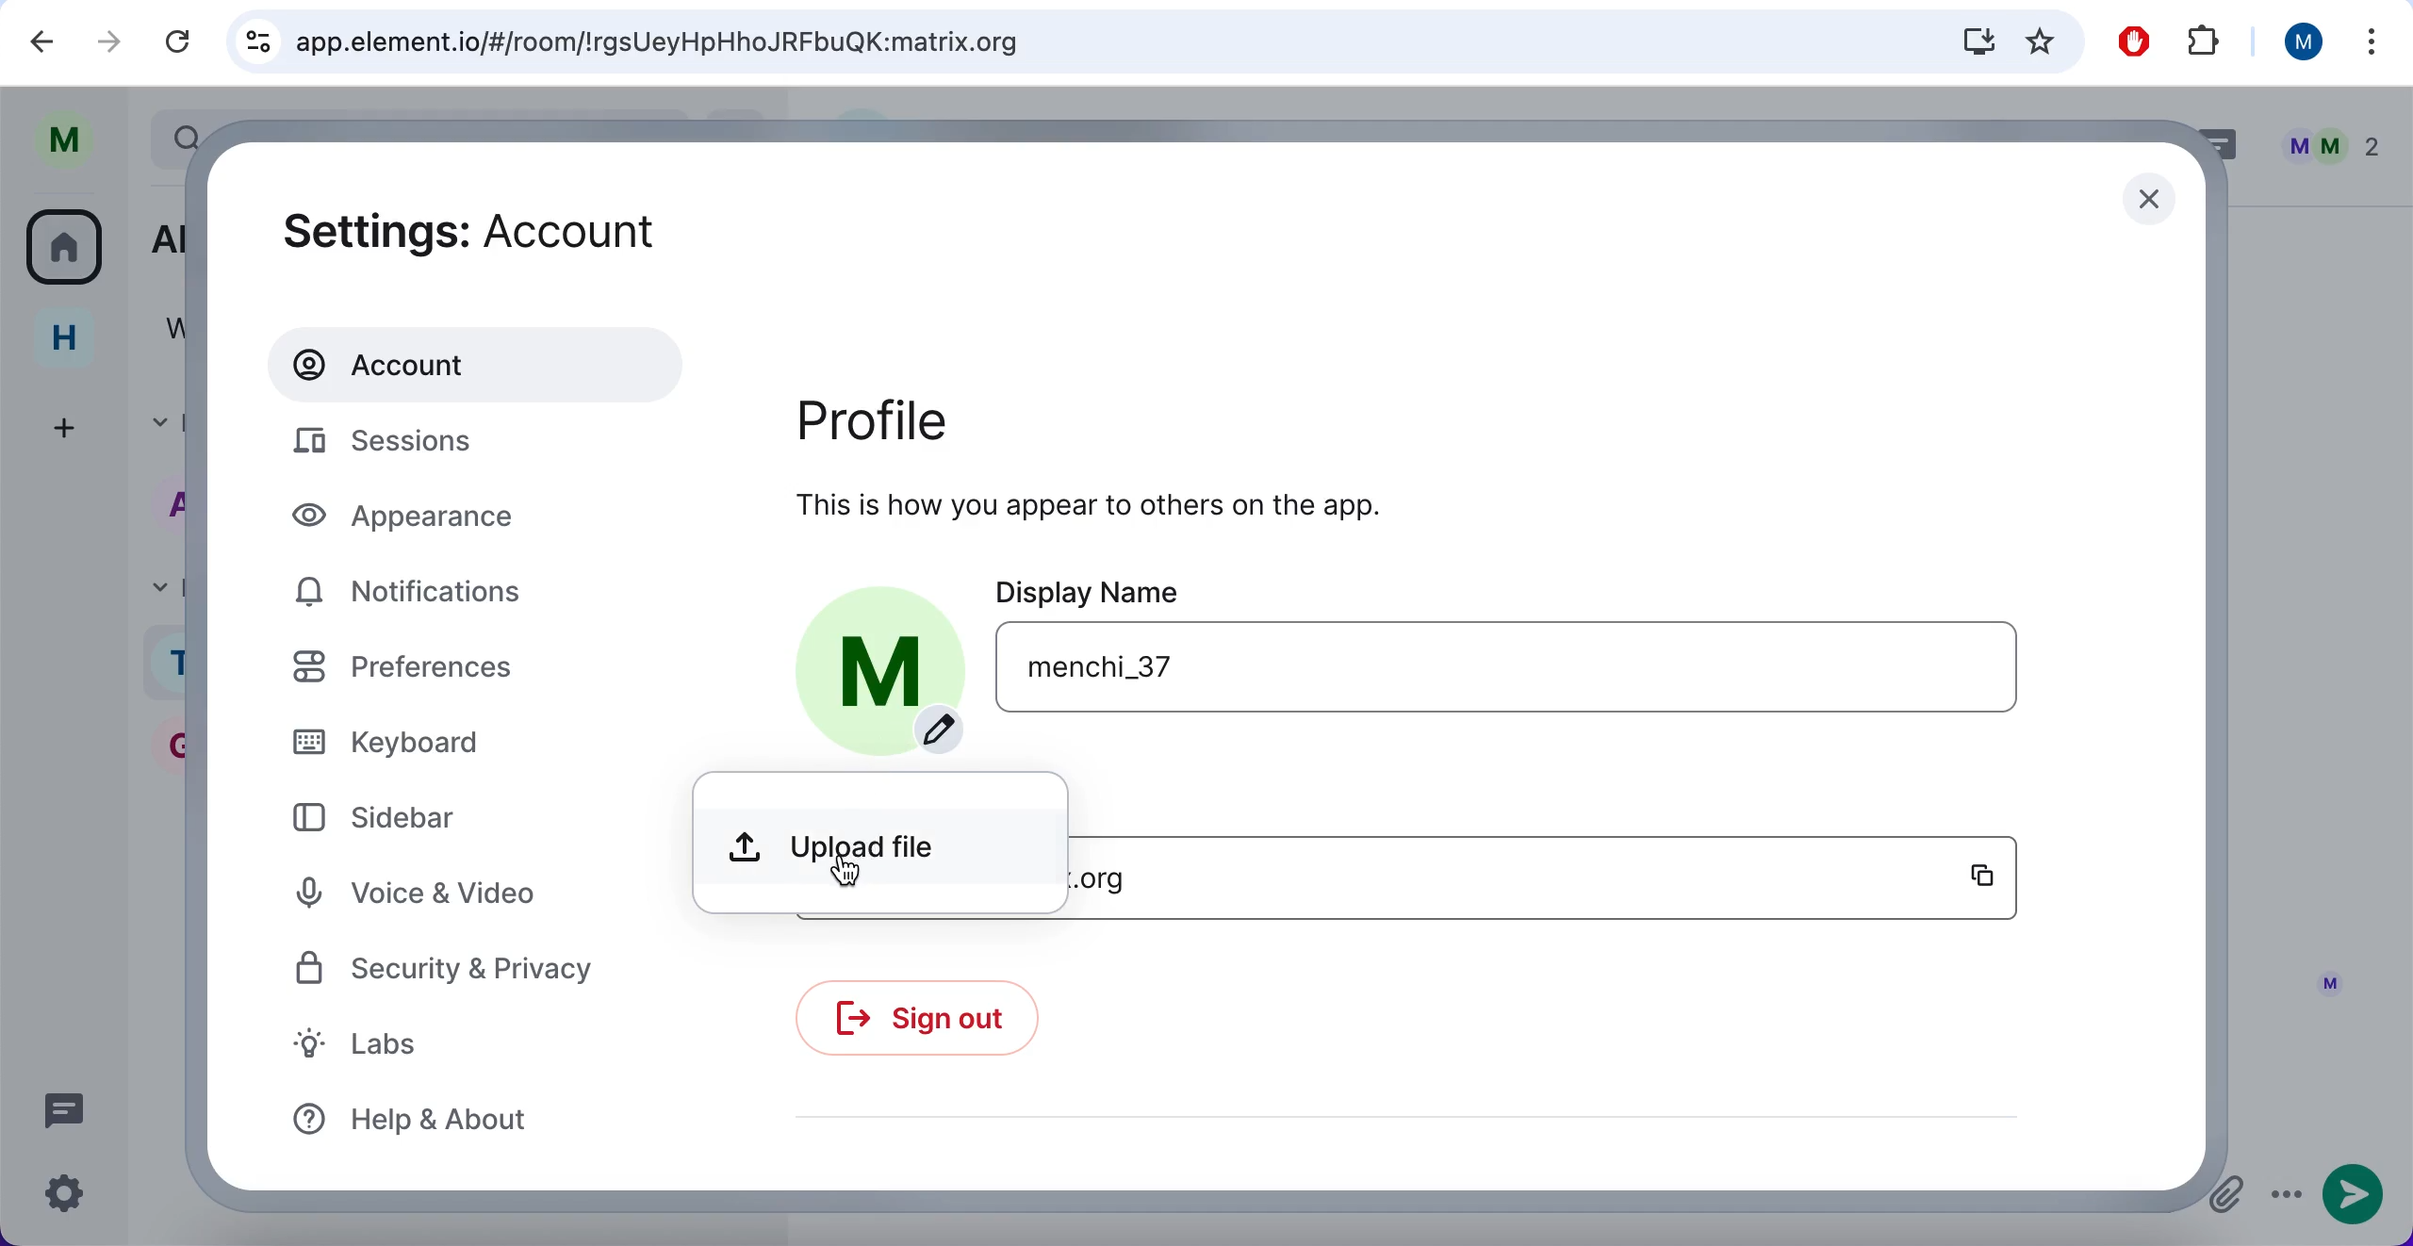 This screenshot has width=2413, height=1246. Describe the element at coordinates (34, 42) in the screenshot. I see `backward` at that location.